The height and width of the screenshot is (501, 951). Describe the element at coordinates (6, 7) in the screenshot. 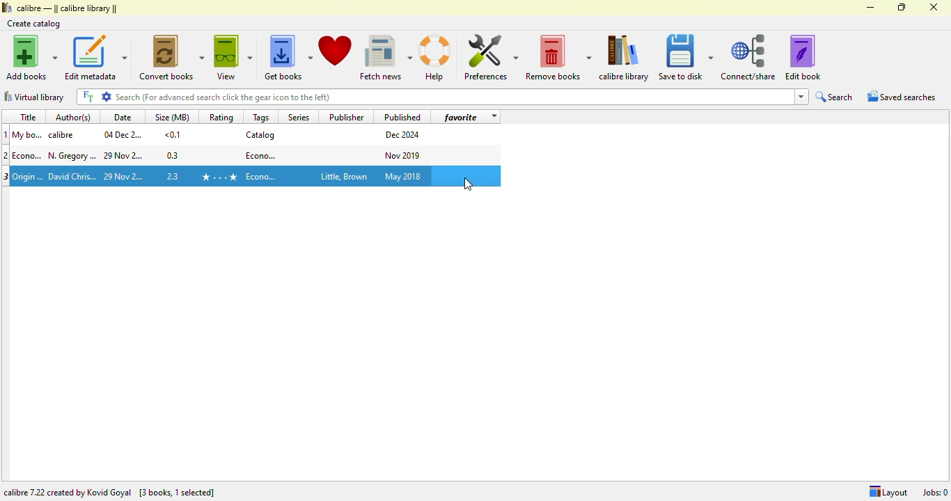

I see `logo` at that location.